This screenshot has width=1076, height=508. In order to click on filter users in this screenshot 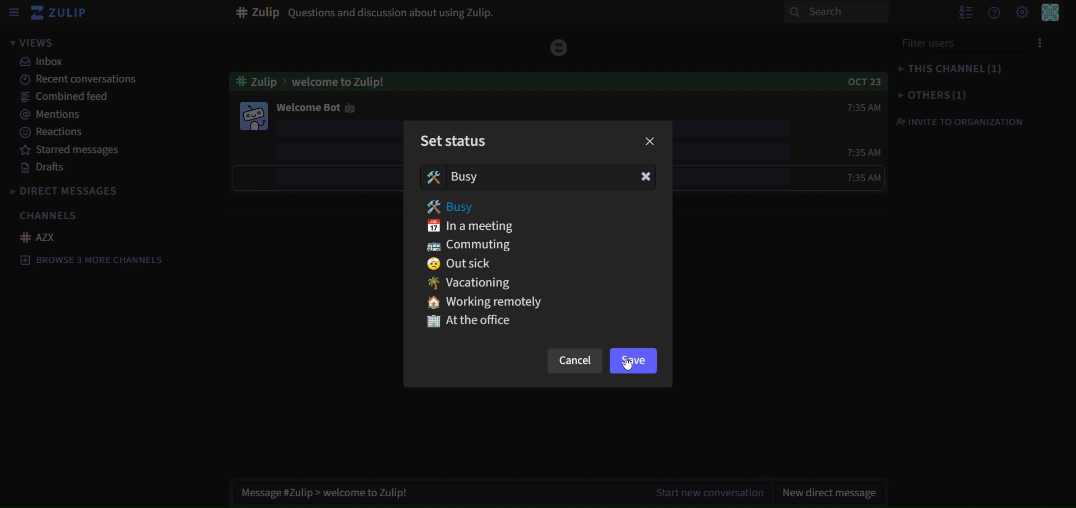, I will do `click(957, 43)`.